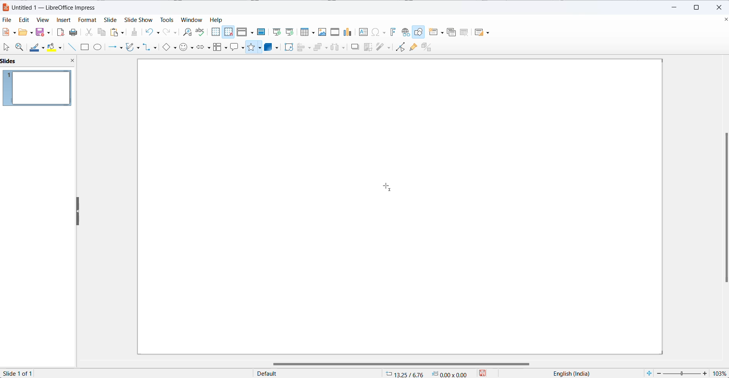 The width and height of the screenshot is (729, 378). What do you see at coordinates (722, 209) in the screenshot?
I see `scrollbar` at bounding box center [722, 209].